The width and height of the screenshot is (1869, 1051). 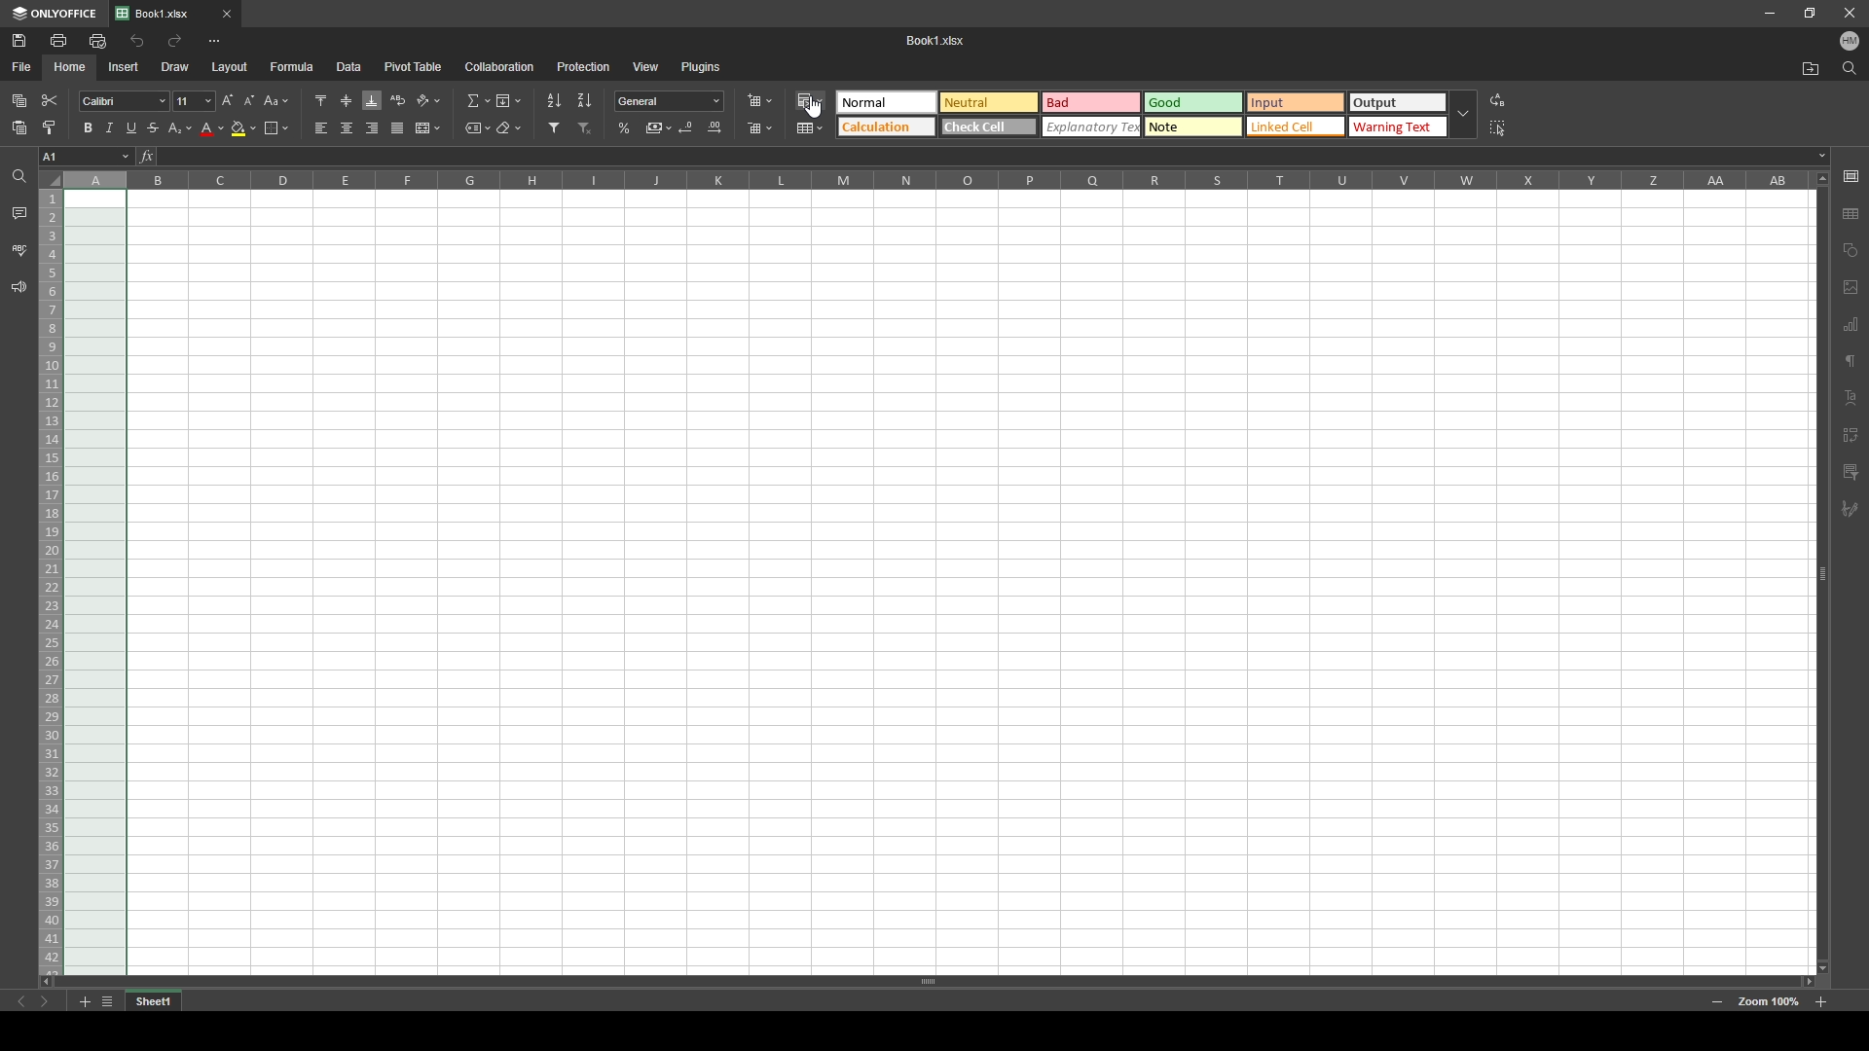 I want to click on quick print, so click(x=96, y=40).